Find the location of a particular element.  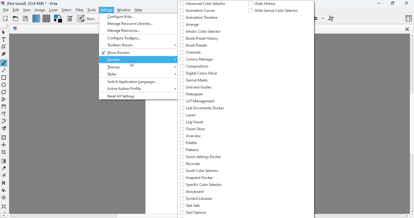

smart color selector is located at coordinates (199, 170).